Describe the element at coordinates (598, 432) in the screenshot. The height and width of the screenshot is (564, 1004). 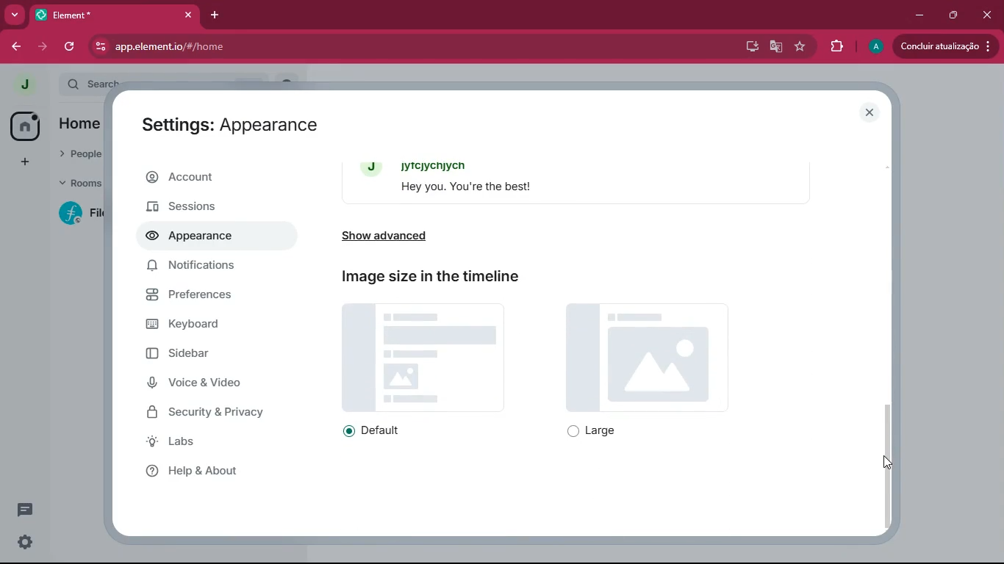
I see `large` at that location.